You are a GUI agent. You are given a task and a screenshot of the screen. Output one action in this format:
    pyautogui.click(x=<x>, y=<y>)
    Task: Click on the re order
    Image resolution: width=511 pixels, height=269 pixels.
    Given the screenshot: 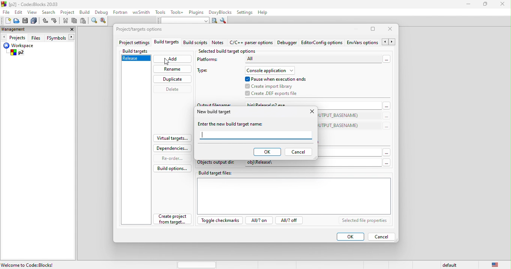 What is the action you would take?
    pyautogui.click(x=171, y=158)
    